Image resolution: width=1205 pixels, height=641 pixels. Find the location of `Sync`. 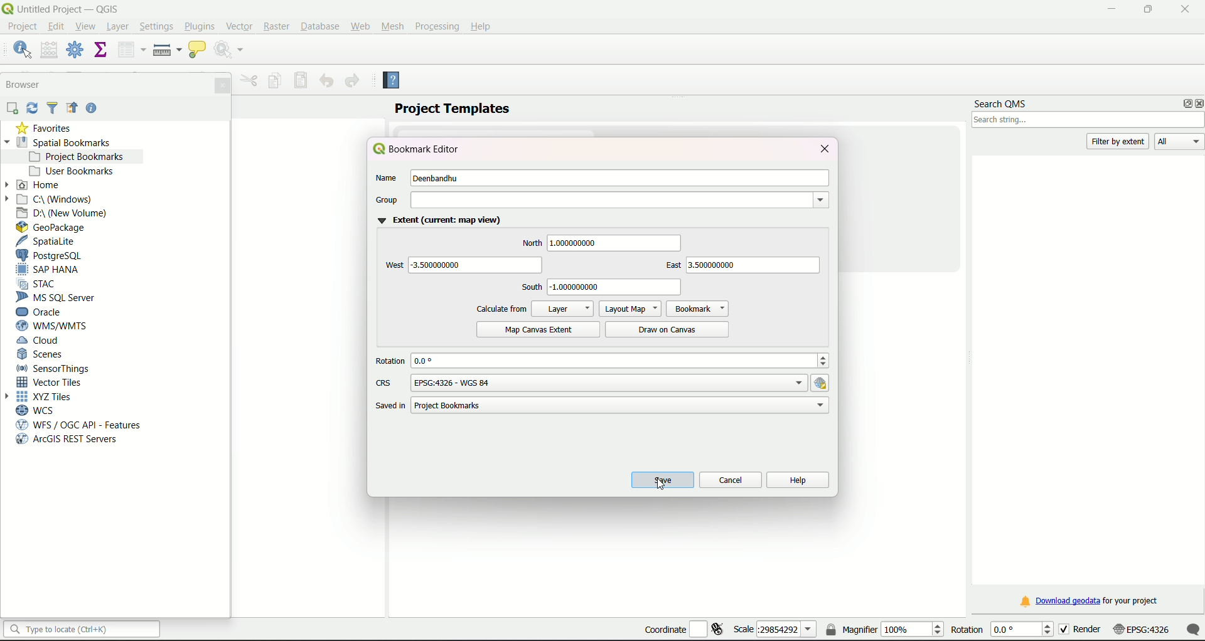

Sync is located at coordinates (33, 108).